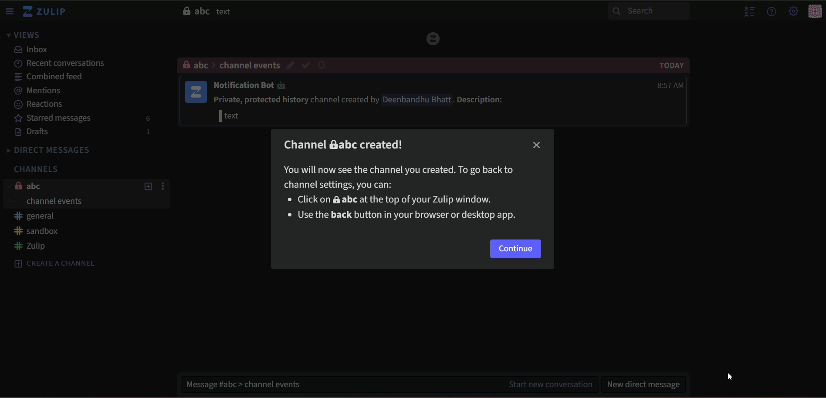  What do you see at coordinates (516, 250) in the screenshot?
I see `continue` at bounding box center [516, 250].